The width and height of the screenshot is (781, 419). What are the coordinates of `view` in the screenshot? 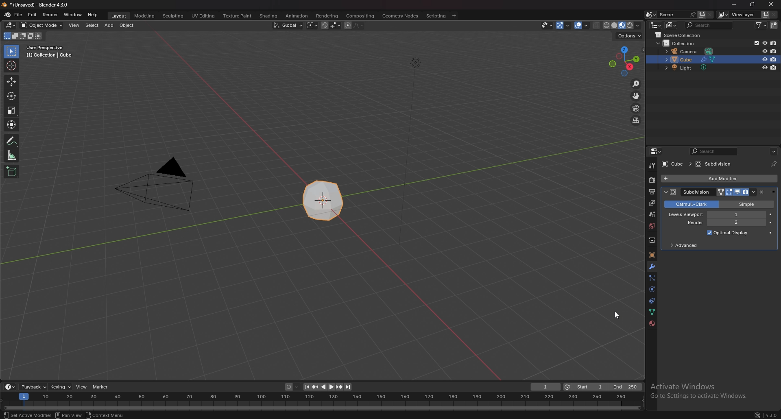 It's located at (75, 25).